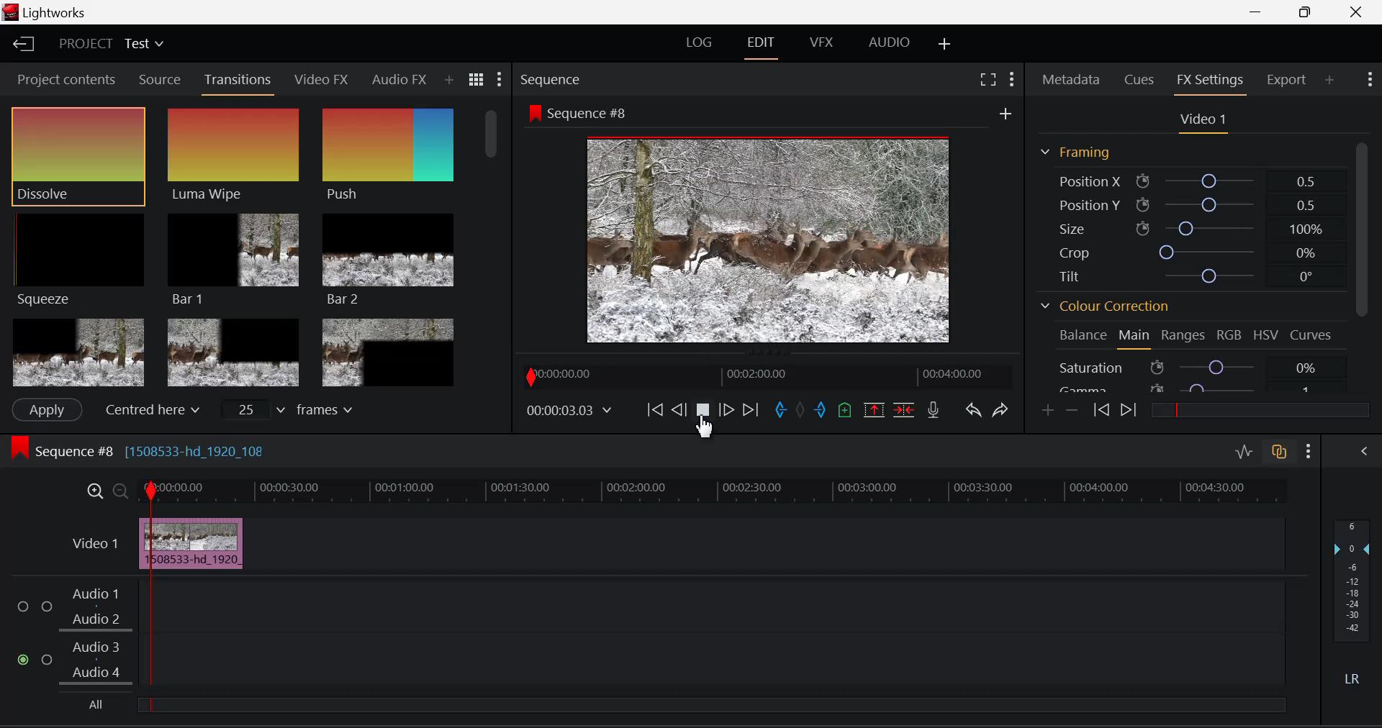 The height and width of the screenshot is (728, 1382). What do you see at coordinates (46, 12) in the screenshot?
I see `Window Title` at bounding box center [46, 12].